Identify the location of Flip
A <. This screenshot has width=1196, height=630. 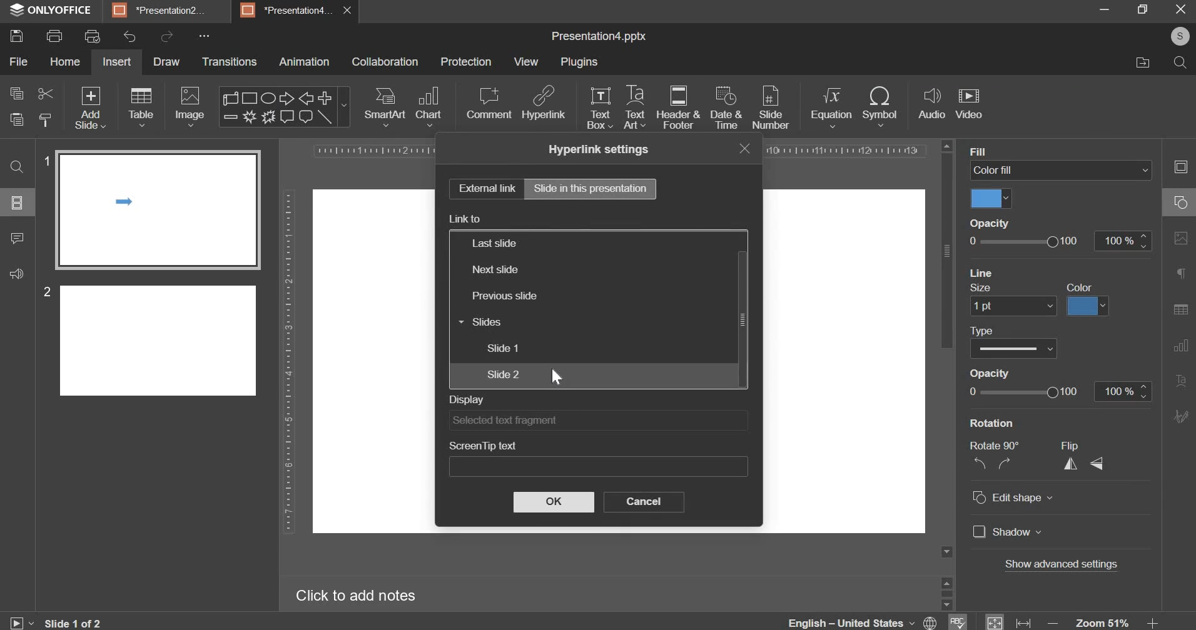
(1084, 460).